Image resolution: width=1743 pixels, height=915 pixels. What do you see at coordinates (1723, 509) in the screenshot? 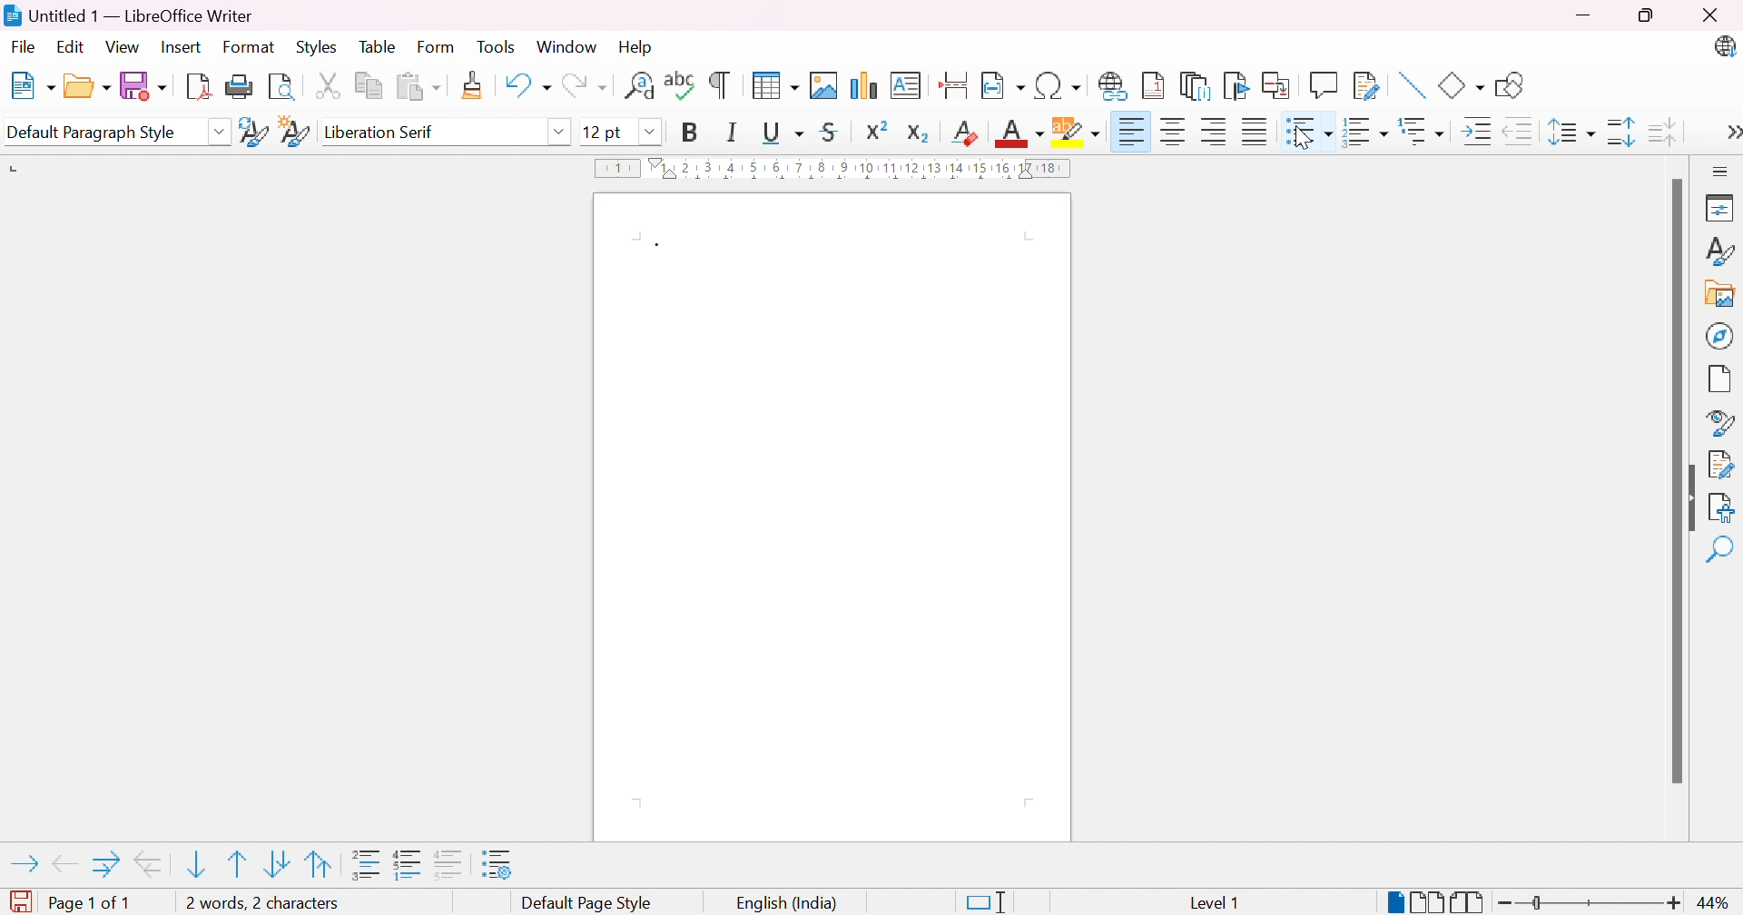
I see `Accessibility check` at bounding box center [1723, 509].